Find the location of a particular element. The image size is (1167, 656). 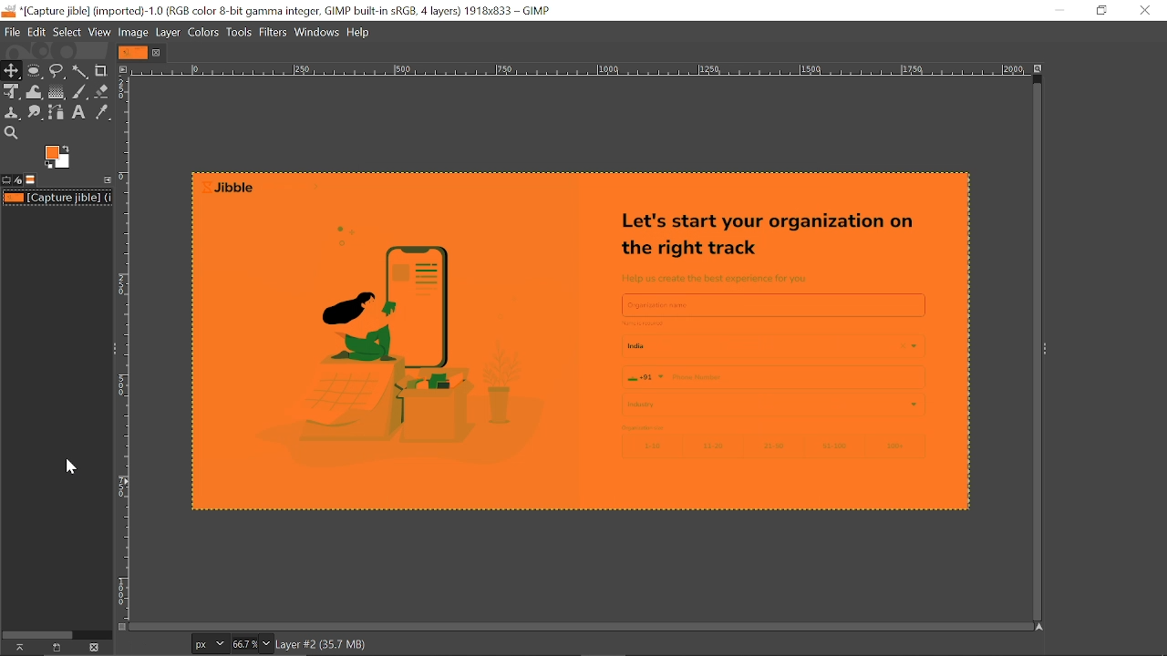

Windows is located at coordinates (318, 31).